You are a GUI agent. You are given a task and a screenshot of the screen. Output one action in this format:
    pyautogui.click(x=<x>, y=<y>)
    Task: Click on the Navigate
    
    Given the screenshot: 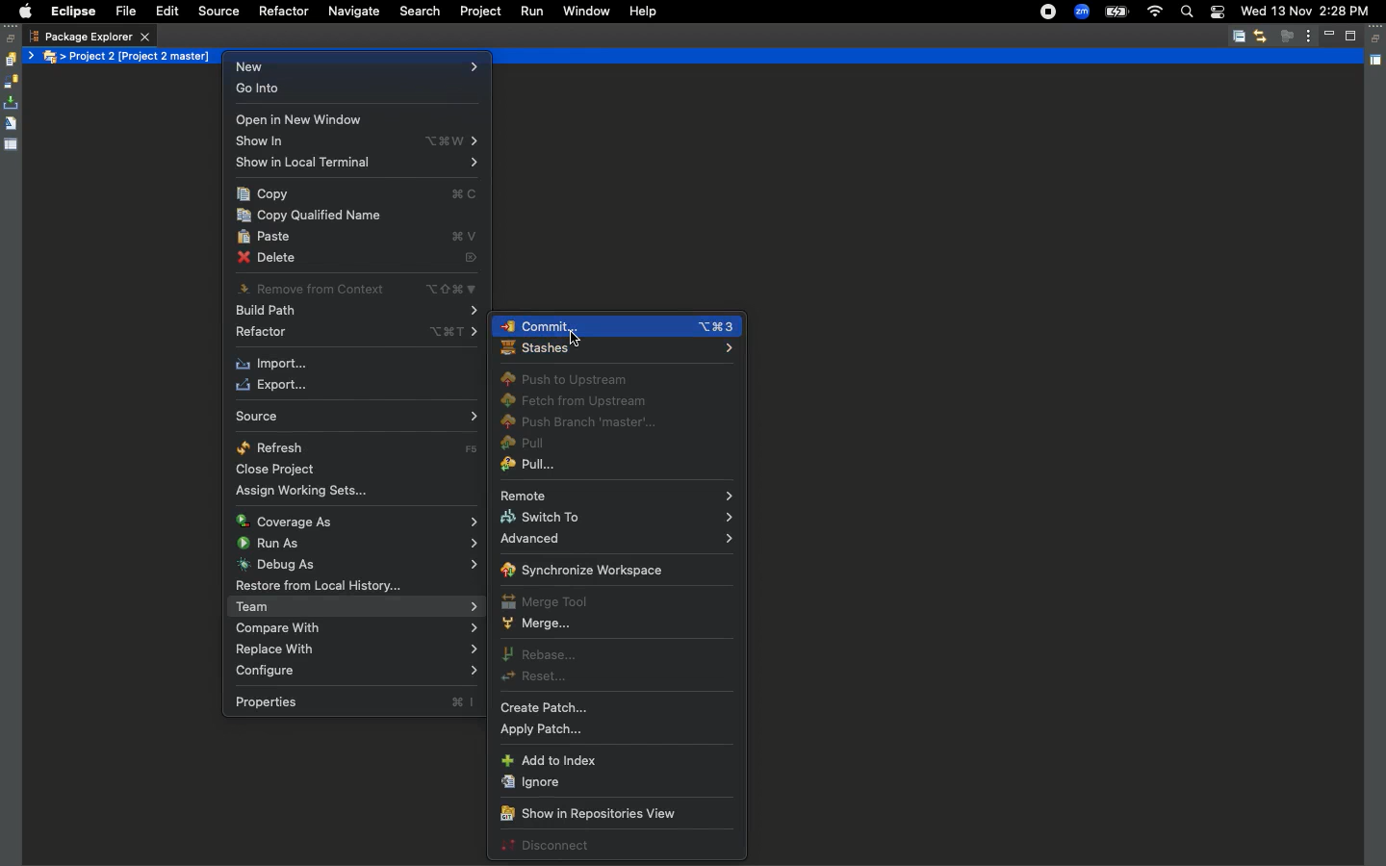 What is the action you would take?
    pyautogui.click(x=352, y=13)
    